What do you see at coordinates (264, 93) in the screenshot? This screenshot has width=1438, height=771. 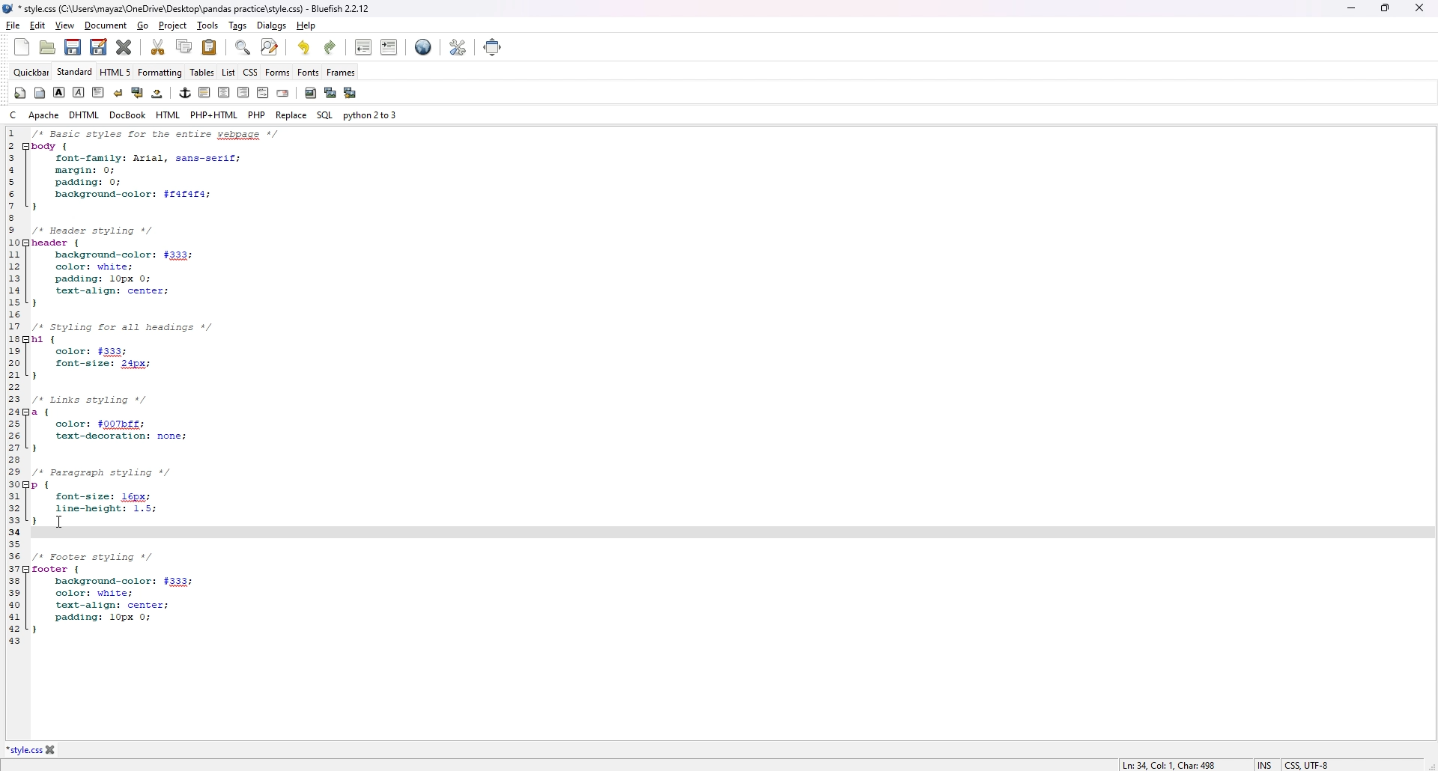 I see `html comment` at bounding box center [264, 93].